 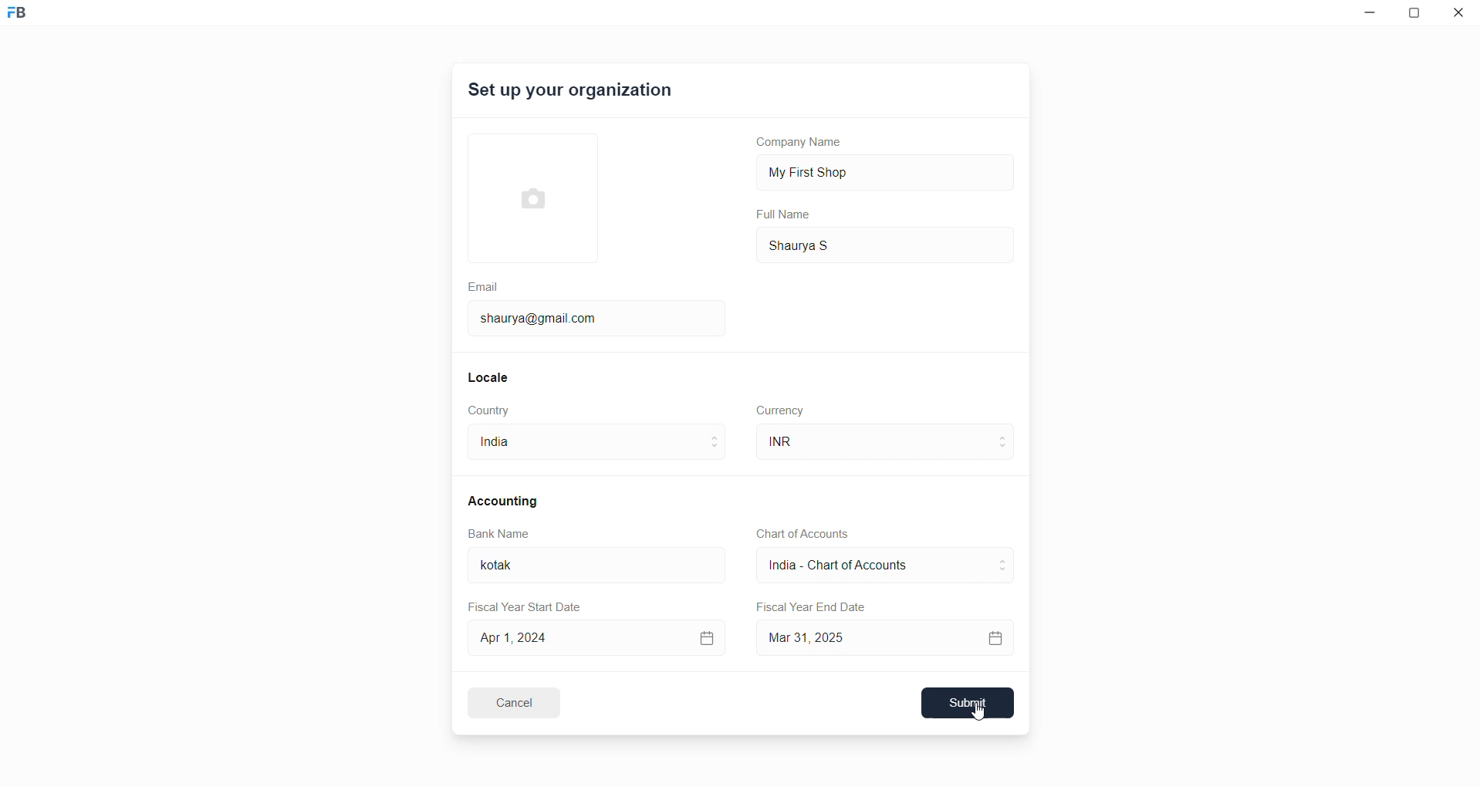 What do you see at coordinates (785, 214) in the screenshot?
I see `Full Name` at bounding box center [785, 214].